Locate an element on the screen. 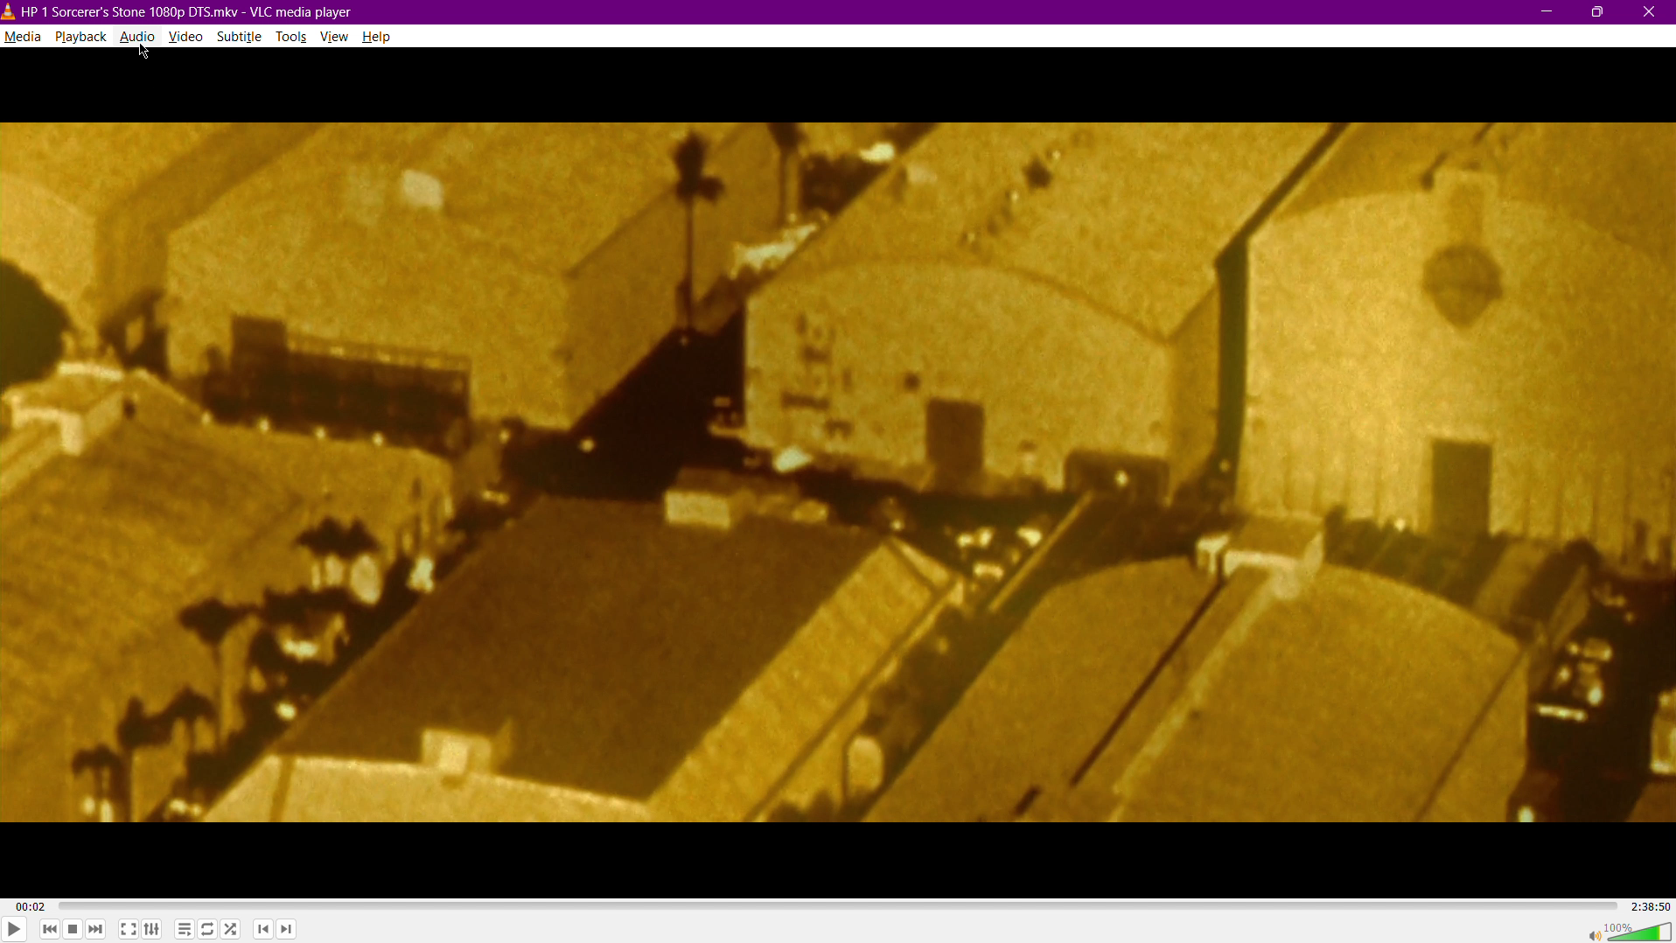  2:38:50 is located at coordinates (1648, 905).